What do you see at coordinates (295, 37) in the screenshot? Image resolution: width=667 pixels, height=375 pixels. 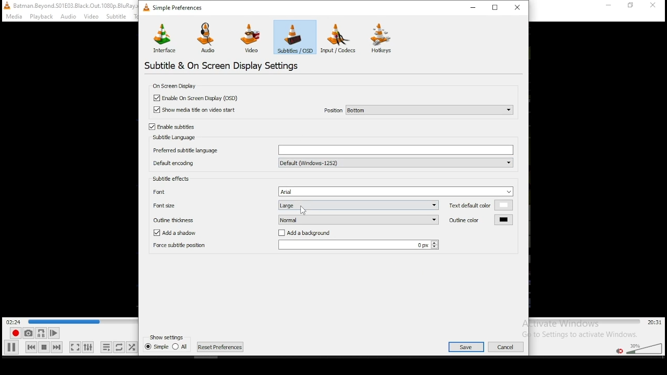 I see `subtitles/osd` at bounding box center [295, 37].